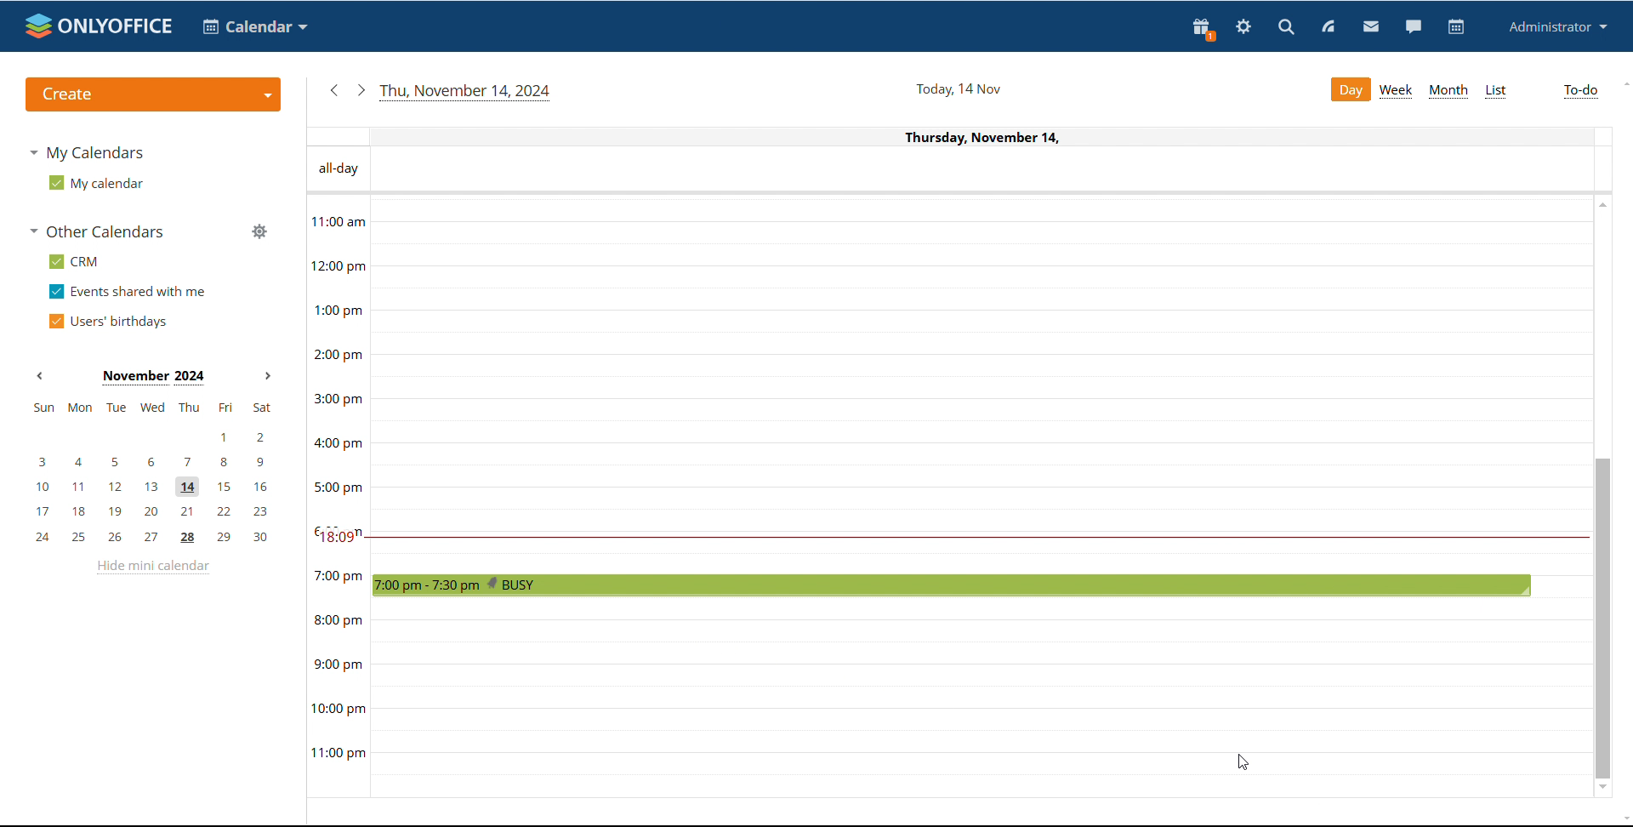 Image resolution: width=1633 pixels, height=827 pixels. Describe the element at coordinates (97, 231) in the screenshot. I see `other calendars` at that location.